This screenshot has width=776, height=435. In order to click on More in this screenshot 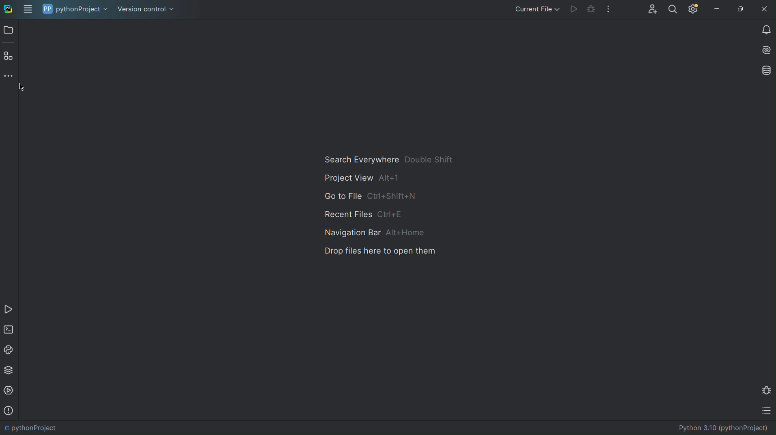, I will do `click(610, 10)`.